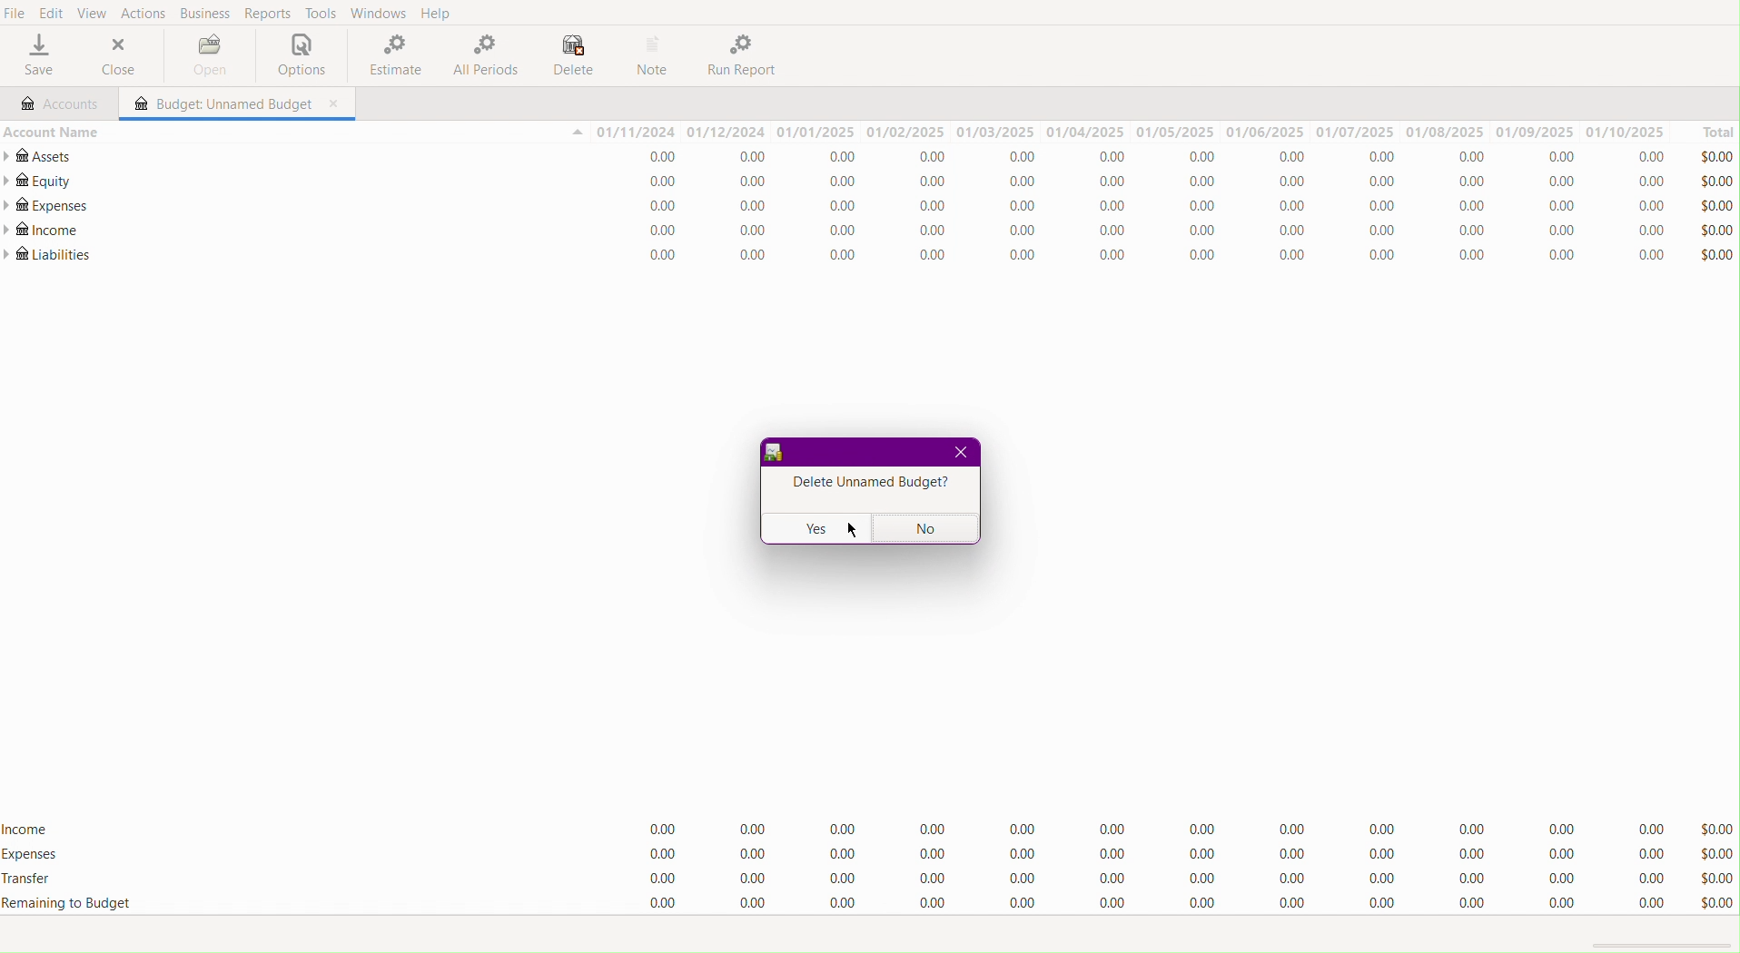 The height and width of the screenshot is (953, 1740). What do you see at coordinates (1158, 183) in the screenshot?
I see `Equity Values` at bounding box center [1158, 183].